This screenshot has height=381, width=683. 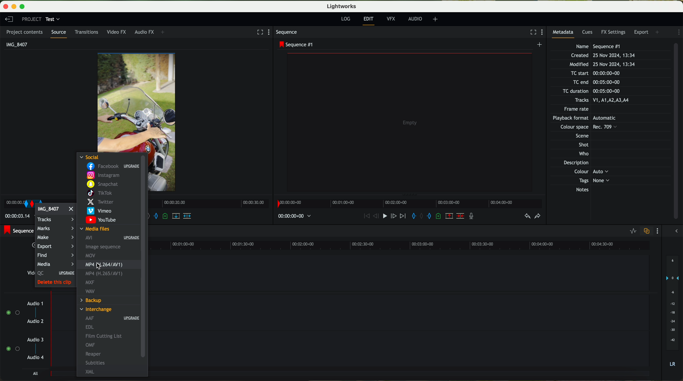 I want to click on interchange, so click(x=97, y=309).